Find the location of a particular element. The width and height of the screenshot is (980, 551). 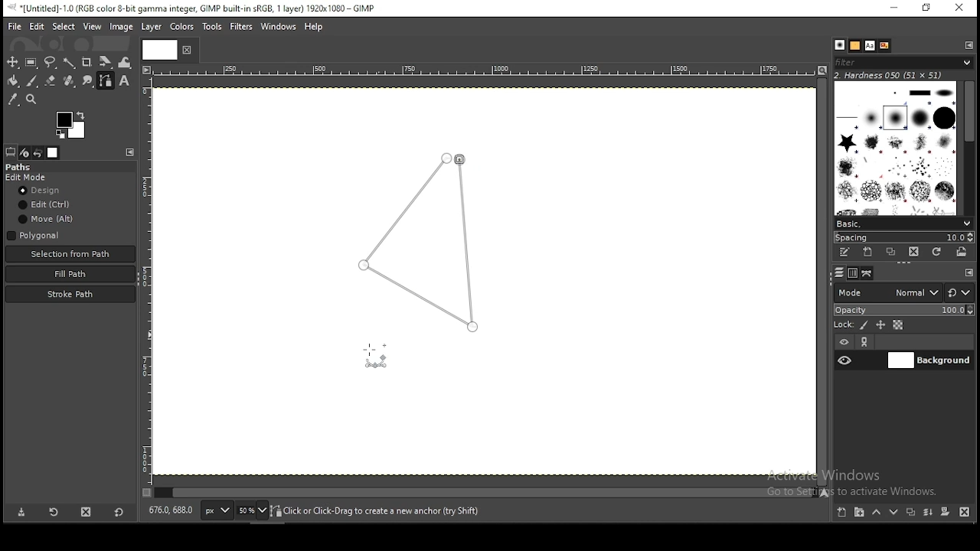

zoom tool is located at coordinates (32, 99).